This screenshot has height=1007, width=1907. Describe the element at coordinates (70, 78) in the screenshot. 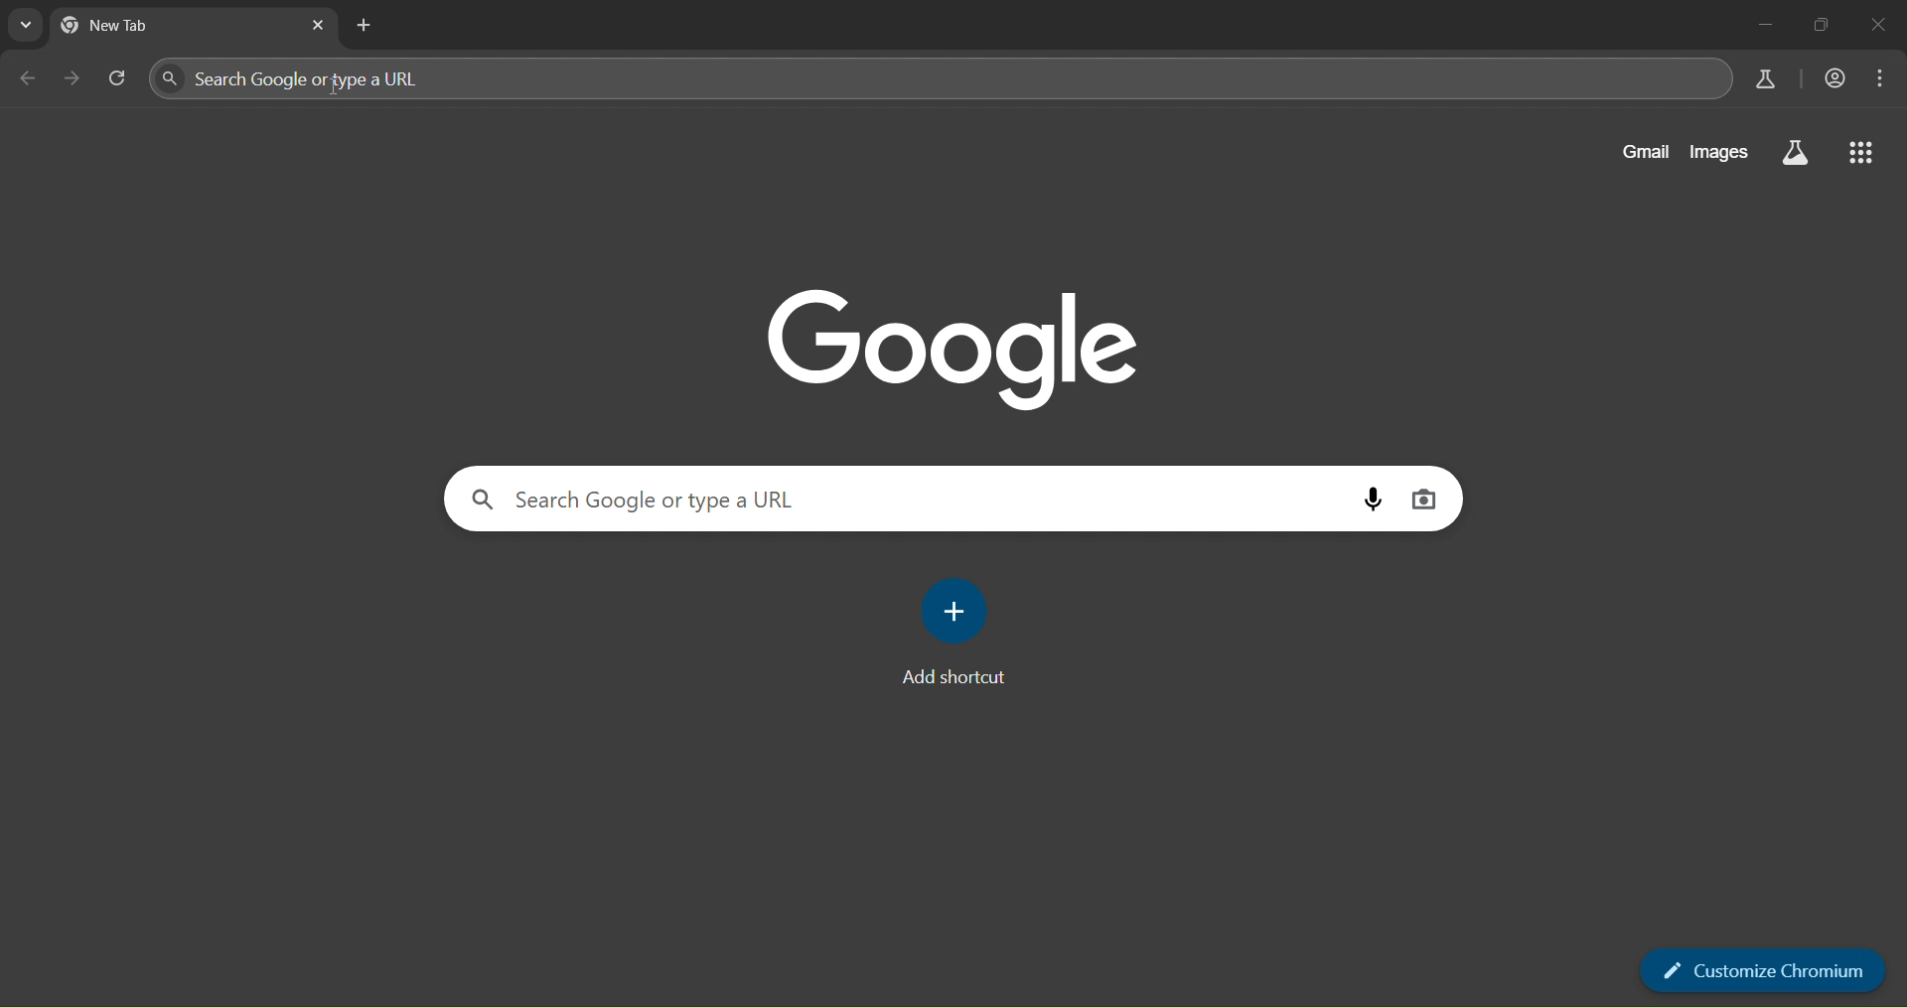

I see `go forward one page` at that location.